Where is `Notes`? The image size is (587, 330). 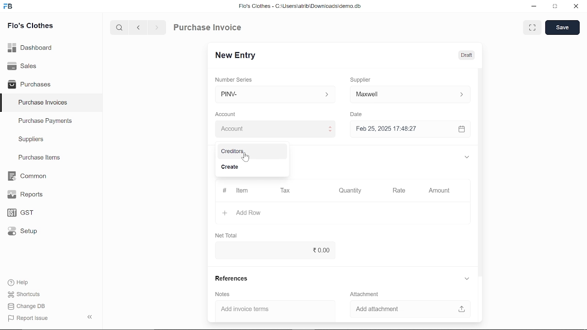
Notes is located at coordinates (223, 295).